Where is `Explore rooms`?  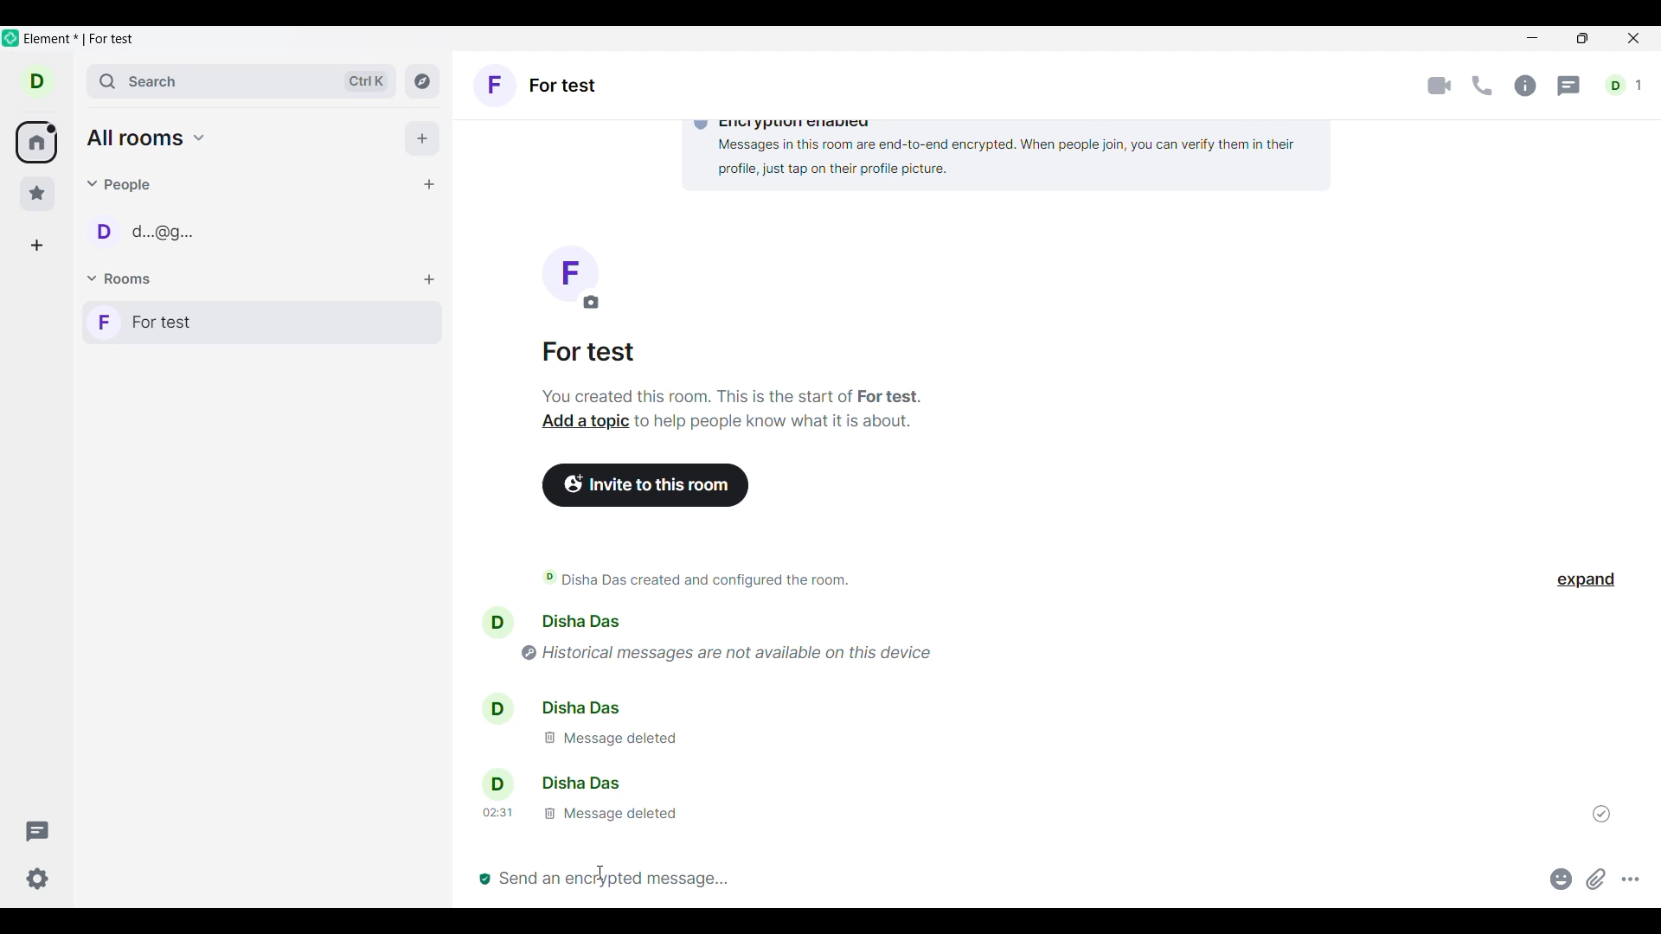 Explore rooms is located at coordinates (422, 80).